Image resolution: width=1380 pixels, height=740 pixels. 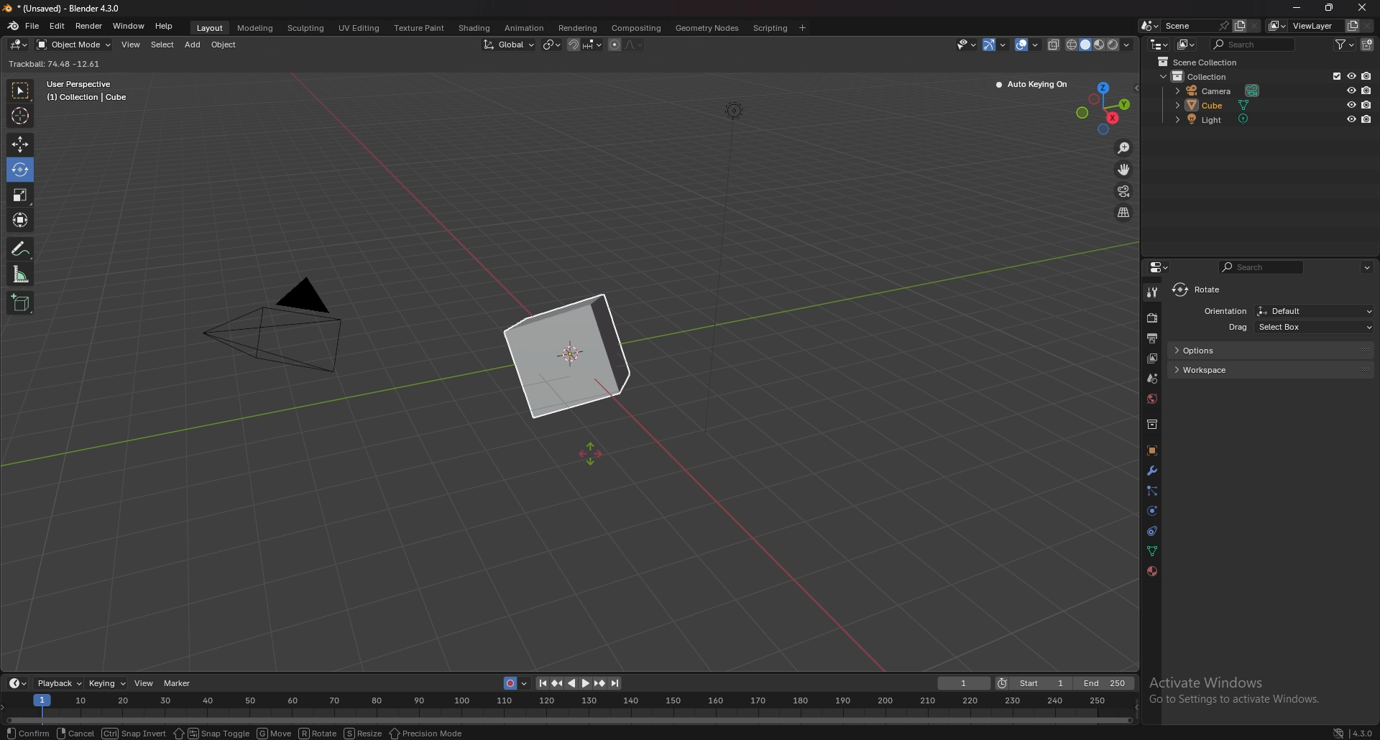 What do you see at coordinates (213, 29) in the screenshot?
I see `layout` at bounding box center [213, 29].